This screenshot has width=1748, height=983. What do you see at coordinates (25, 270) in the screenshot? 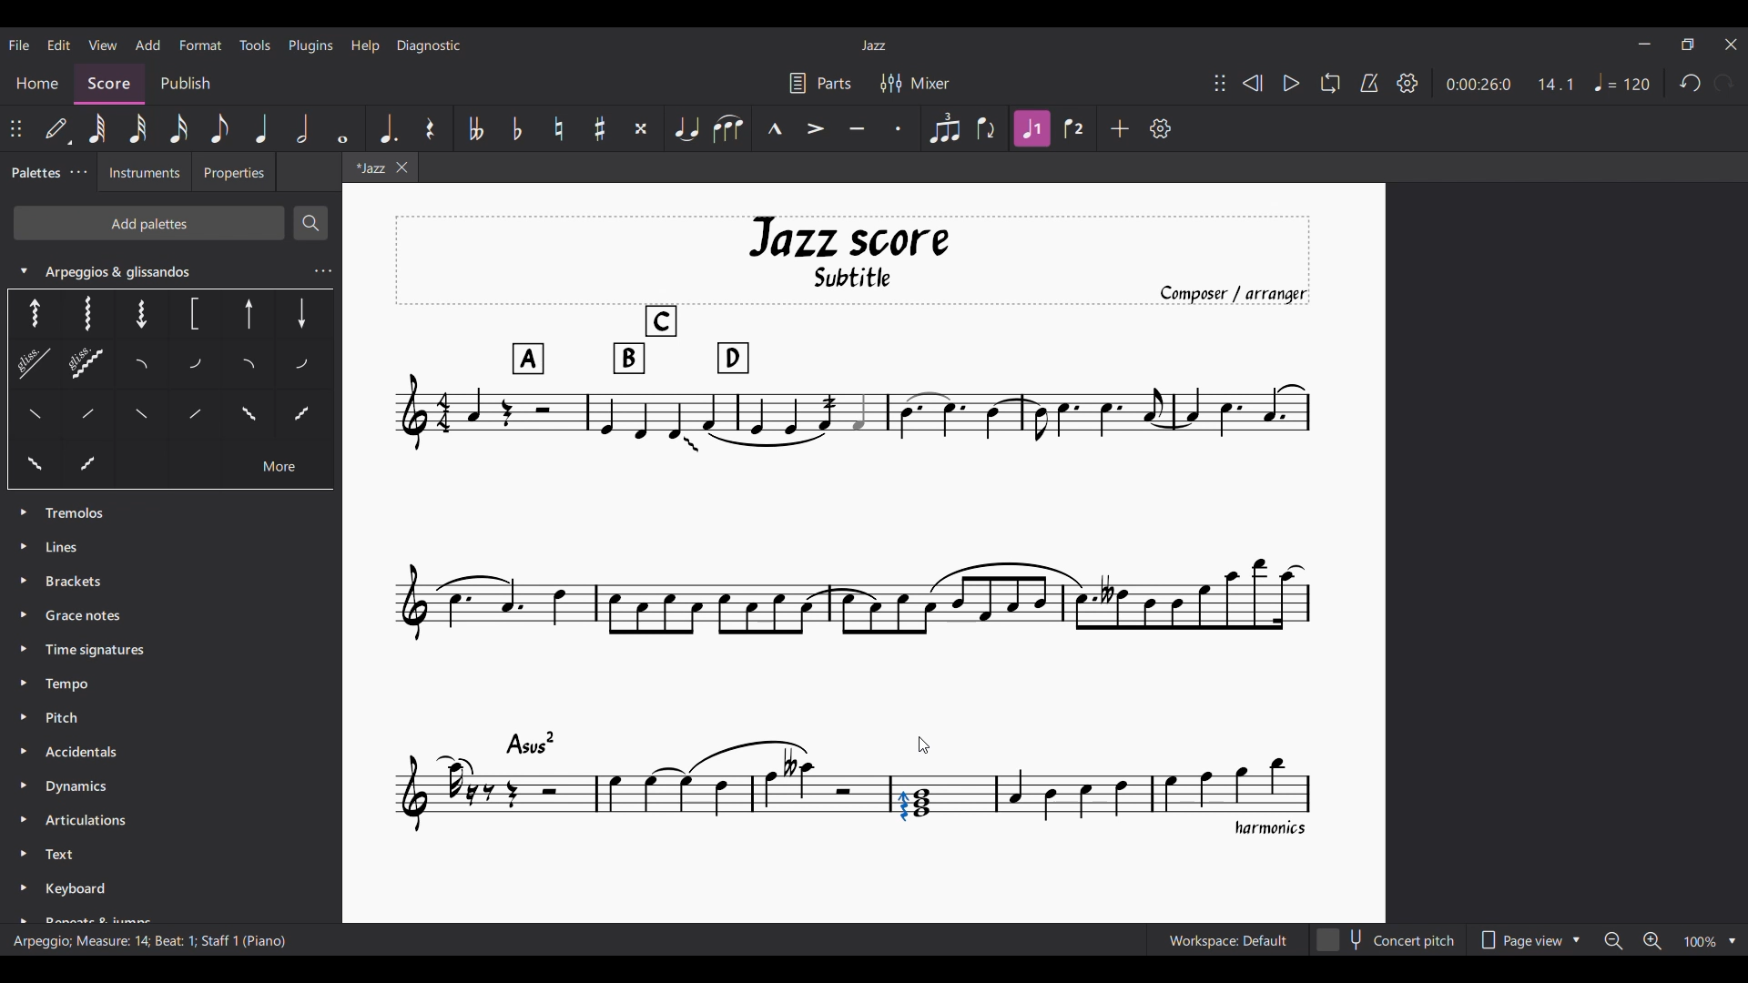
I see `Collapse` at bounding box center [25, 270].